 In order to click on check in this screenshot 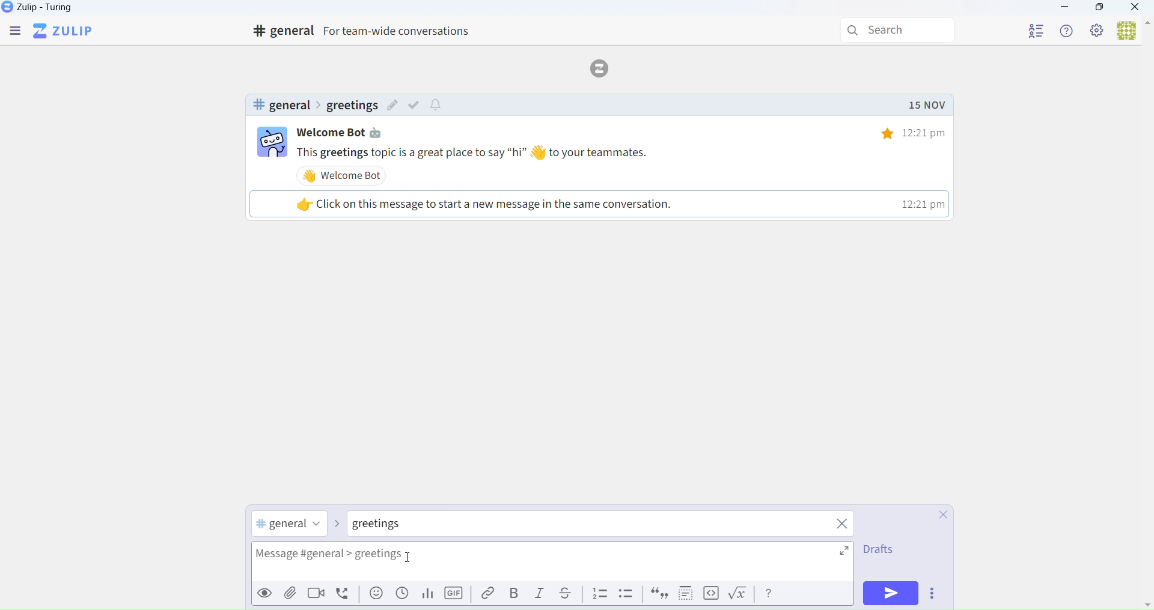, I will do `click(417, 104)`.